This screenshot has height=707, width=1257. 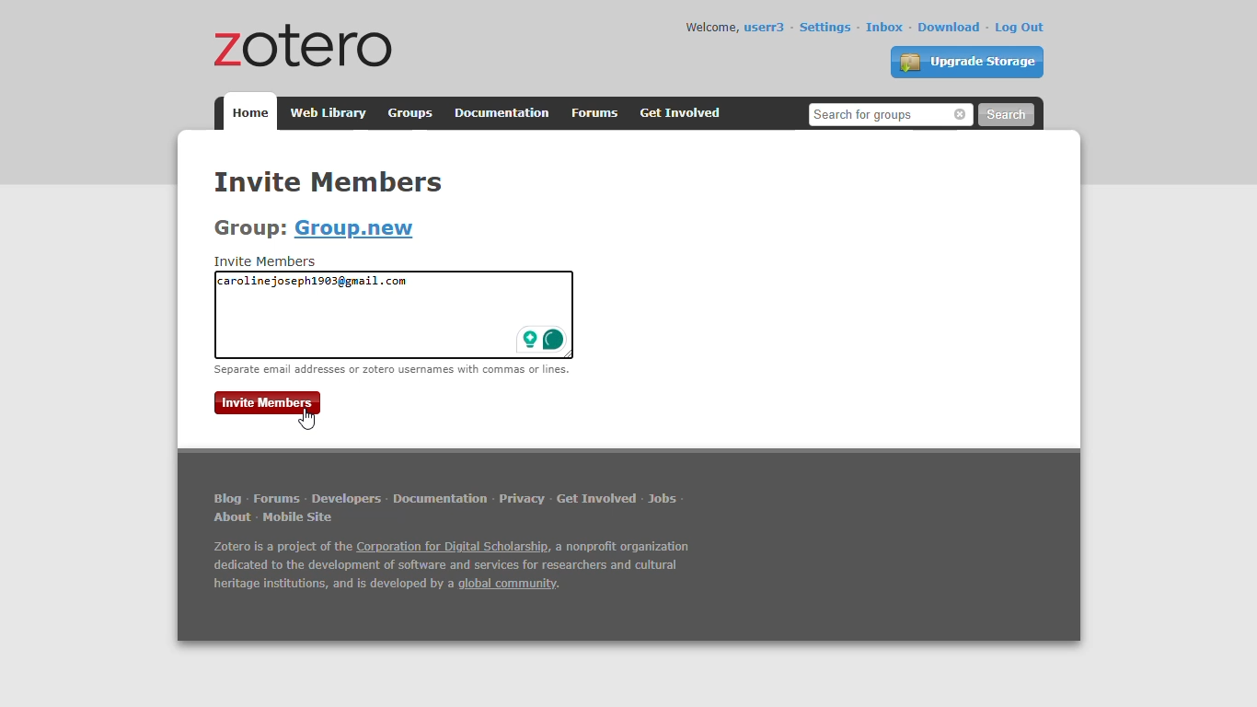 What do you see at coordinates (1020, 28) in the screenshot?
I see `log out` at bounding box center [1020, 28].